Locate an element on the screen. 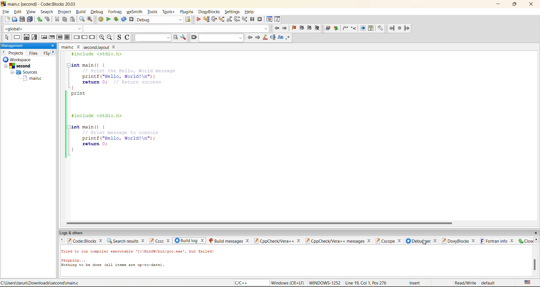 The width and height of the screenshot is (540, 287). next is located at coordinates (258, 37).